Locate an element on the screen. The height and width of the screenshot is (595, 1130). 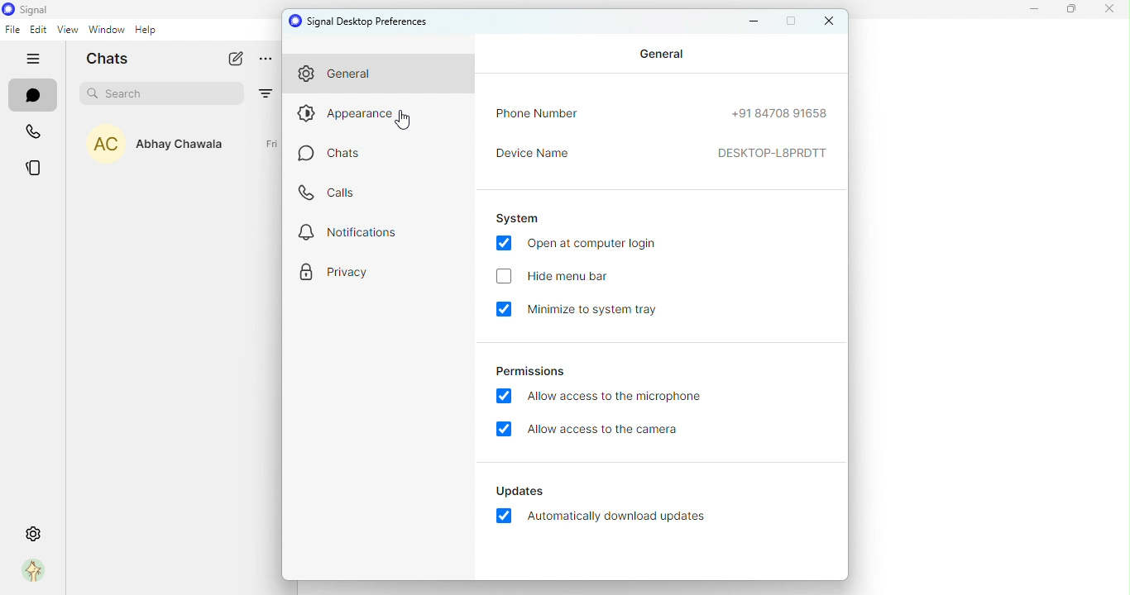
window is located at coordinates (105, 31).